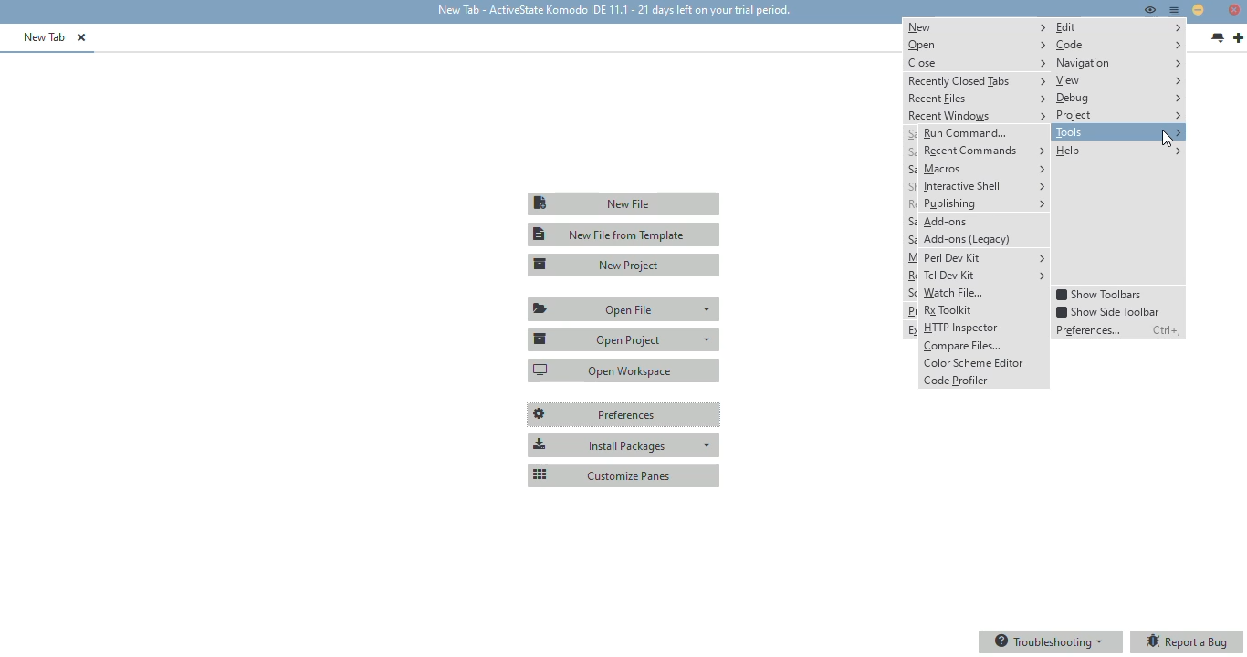  I want to click on cursor, so click(1168, 140).